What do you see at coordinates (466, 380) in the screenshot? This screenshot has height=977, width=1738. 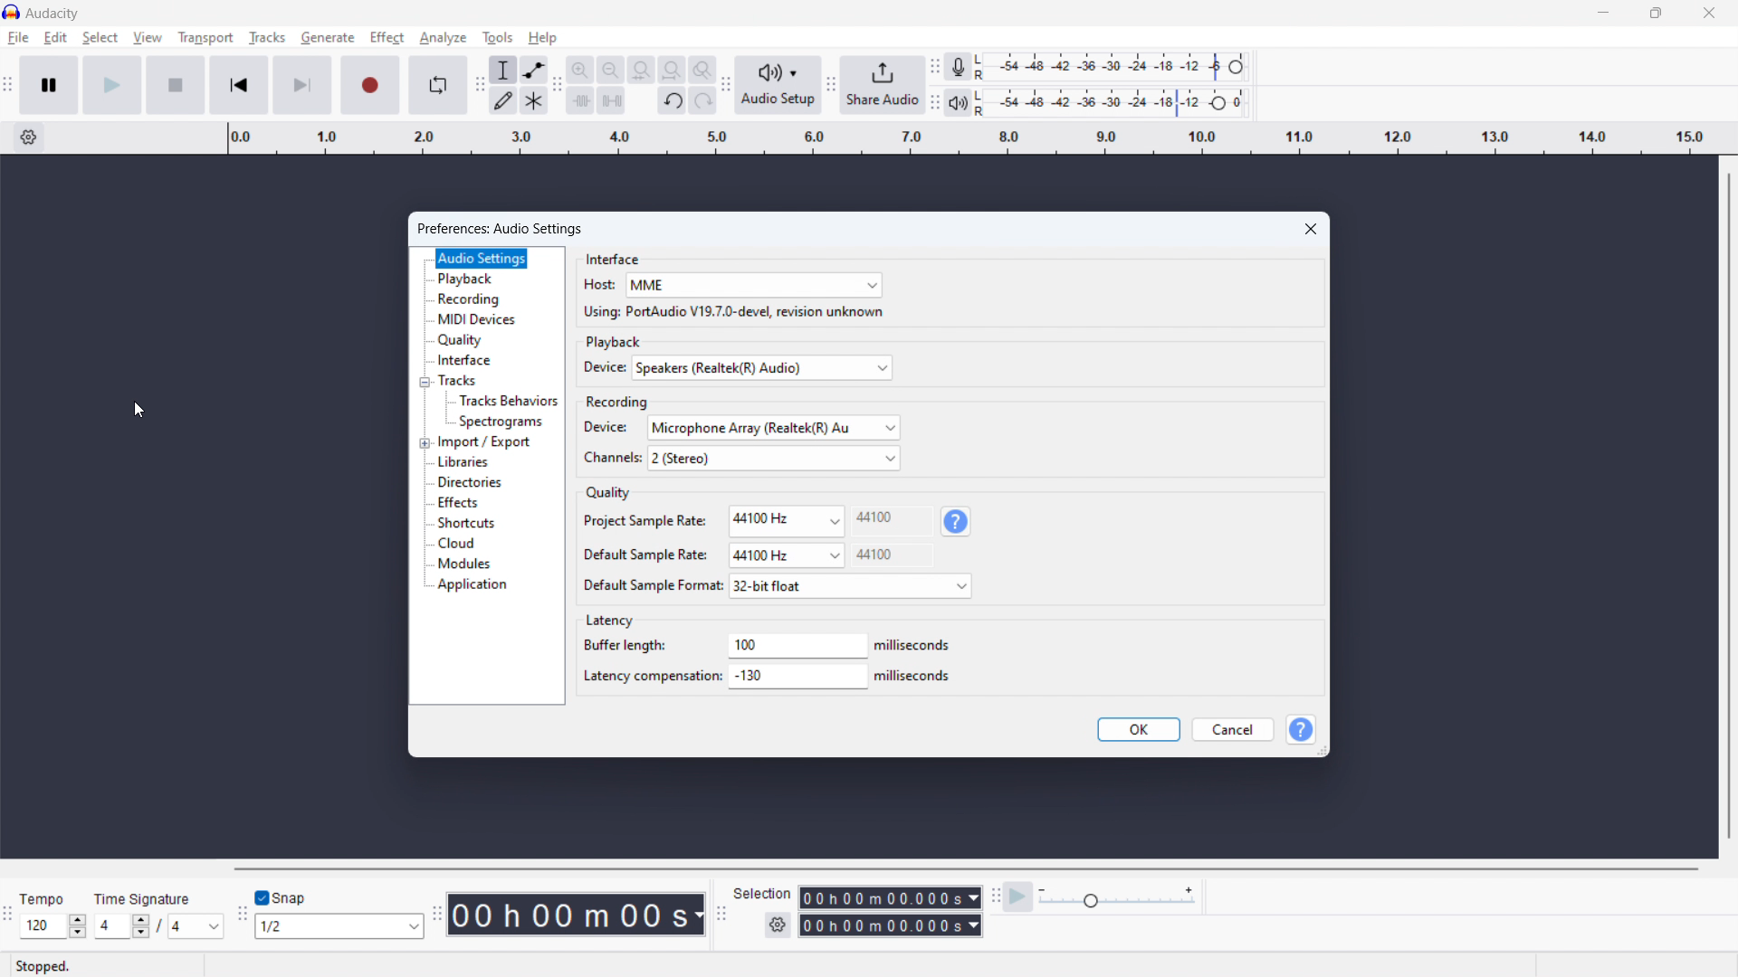 I see `tracks` at bounding box center [466, 380].